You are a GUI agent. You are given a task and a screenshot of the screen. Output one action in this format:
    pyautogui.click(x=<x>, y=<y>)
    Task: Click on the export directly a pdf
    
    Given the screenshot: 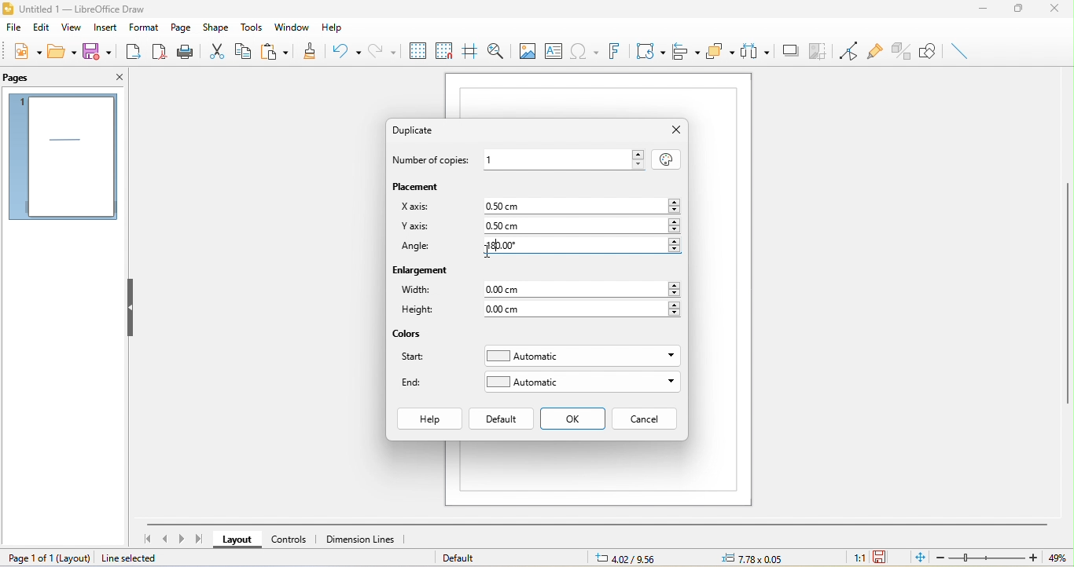 What is the action you would take?
    pyautogui.click(x=160, y=53)
    